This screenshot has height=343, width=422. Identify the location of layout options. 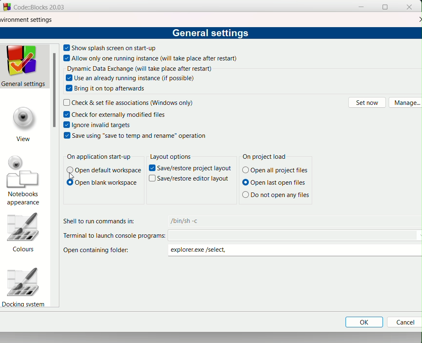
(170, 157).